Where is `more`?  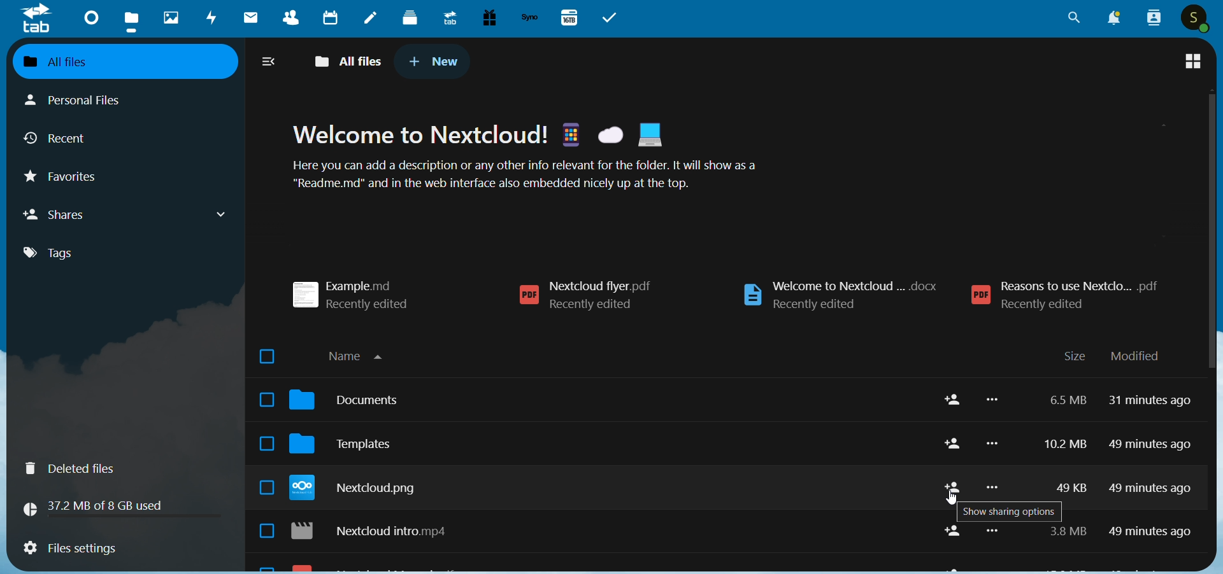 more is located at coordinates (994, 466).